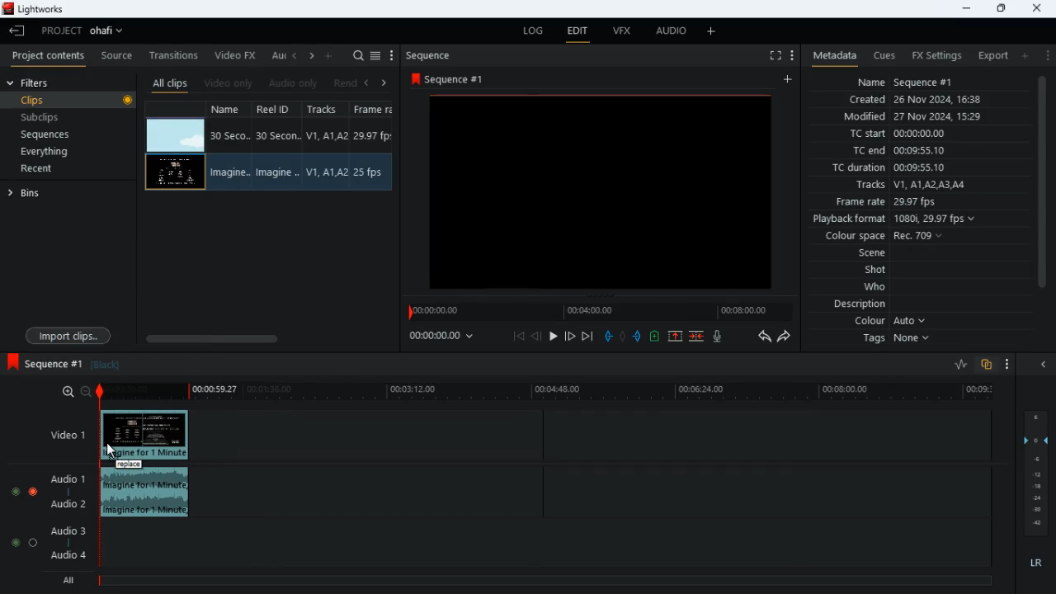 Image resolution: width=1056 pixels, height=594 pixels. What do you see at coordinates (667, 32) in the screenshot?
I see `audio` at bounding box center [667, 32].